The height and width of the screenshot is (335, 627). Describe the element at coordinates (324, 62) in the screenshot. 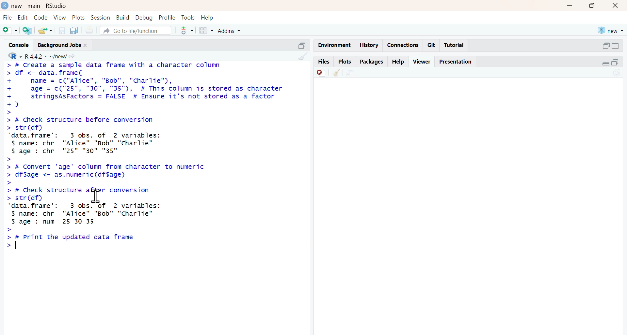

I see `files` at that location.